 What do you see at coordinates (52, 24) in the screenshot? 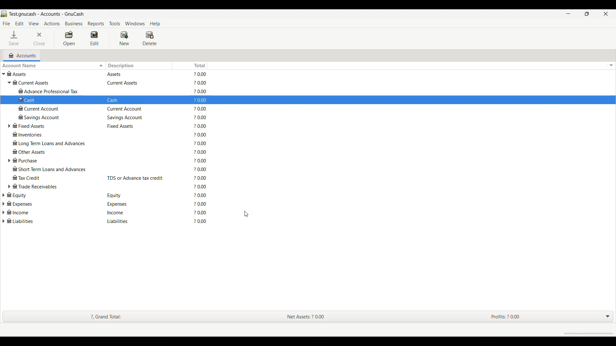
I see `Actions` at bounding box center [52, 24].